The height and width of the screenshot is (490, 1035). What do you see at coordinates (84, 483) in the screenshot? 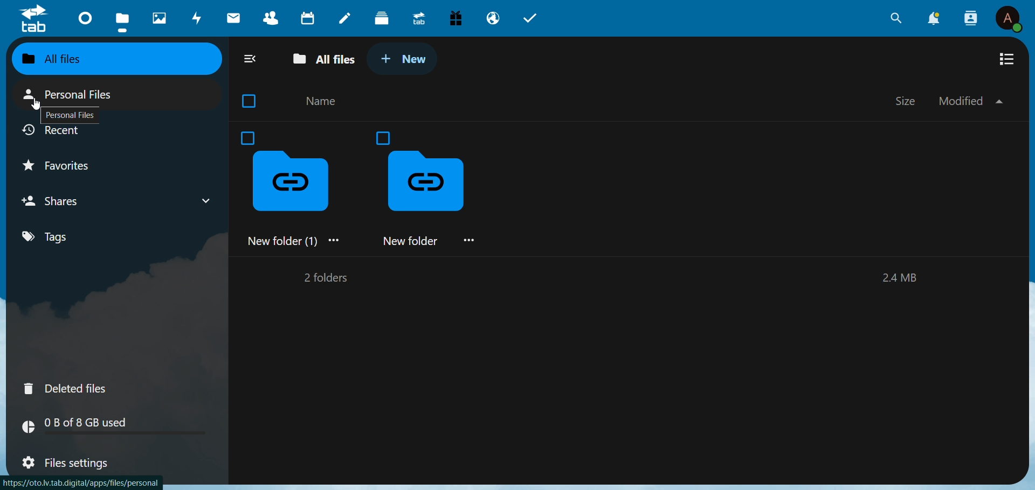
I see `link` at bounding box center [84, 483].